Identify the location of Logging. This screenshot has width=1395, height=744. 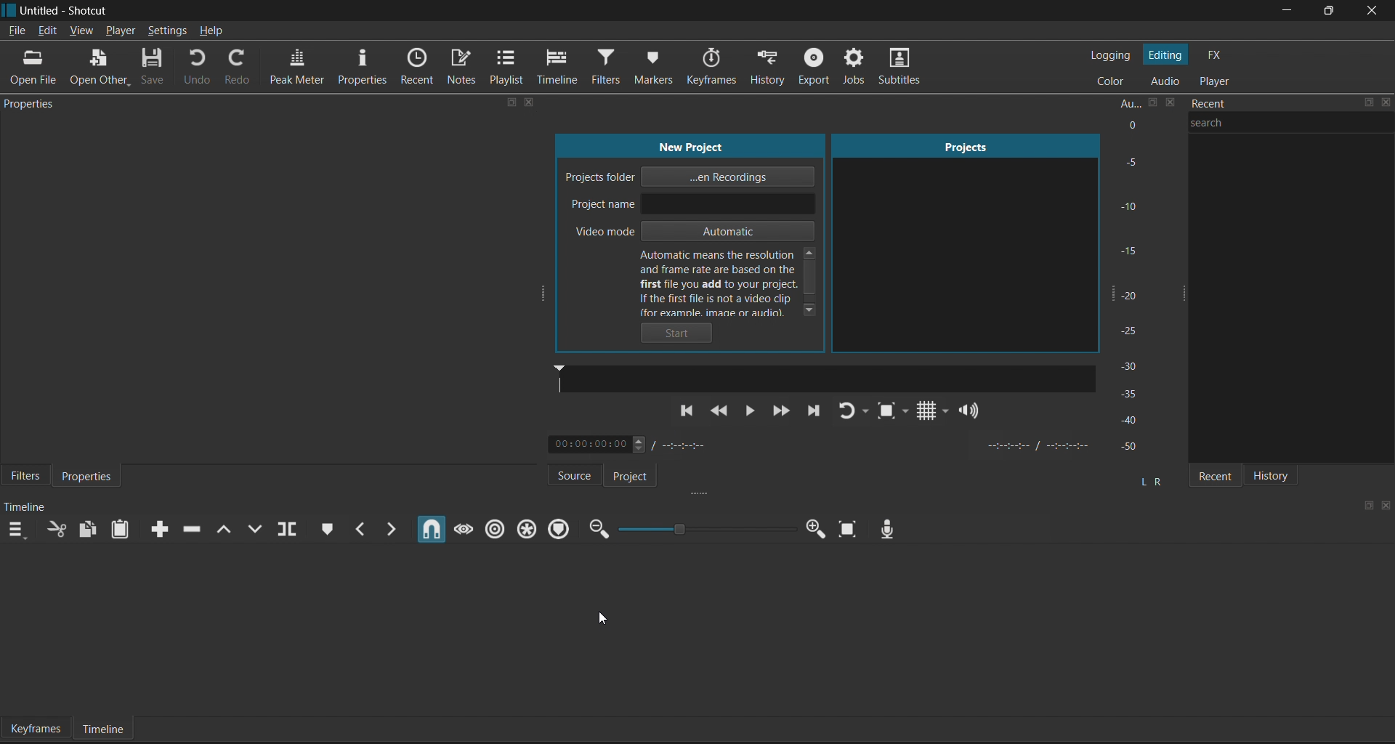
(1113, 57).